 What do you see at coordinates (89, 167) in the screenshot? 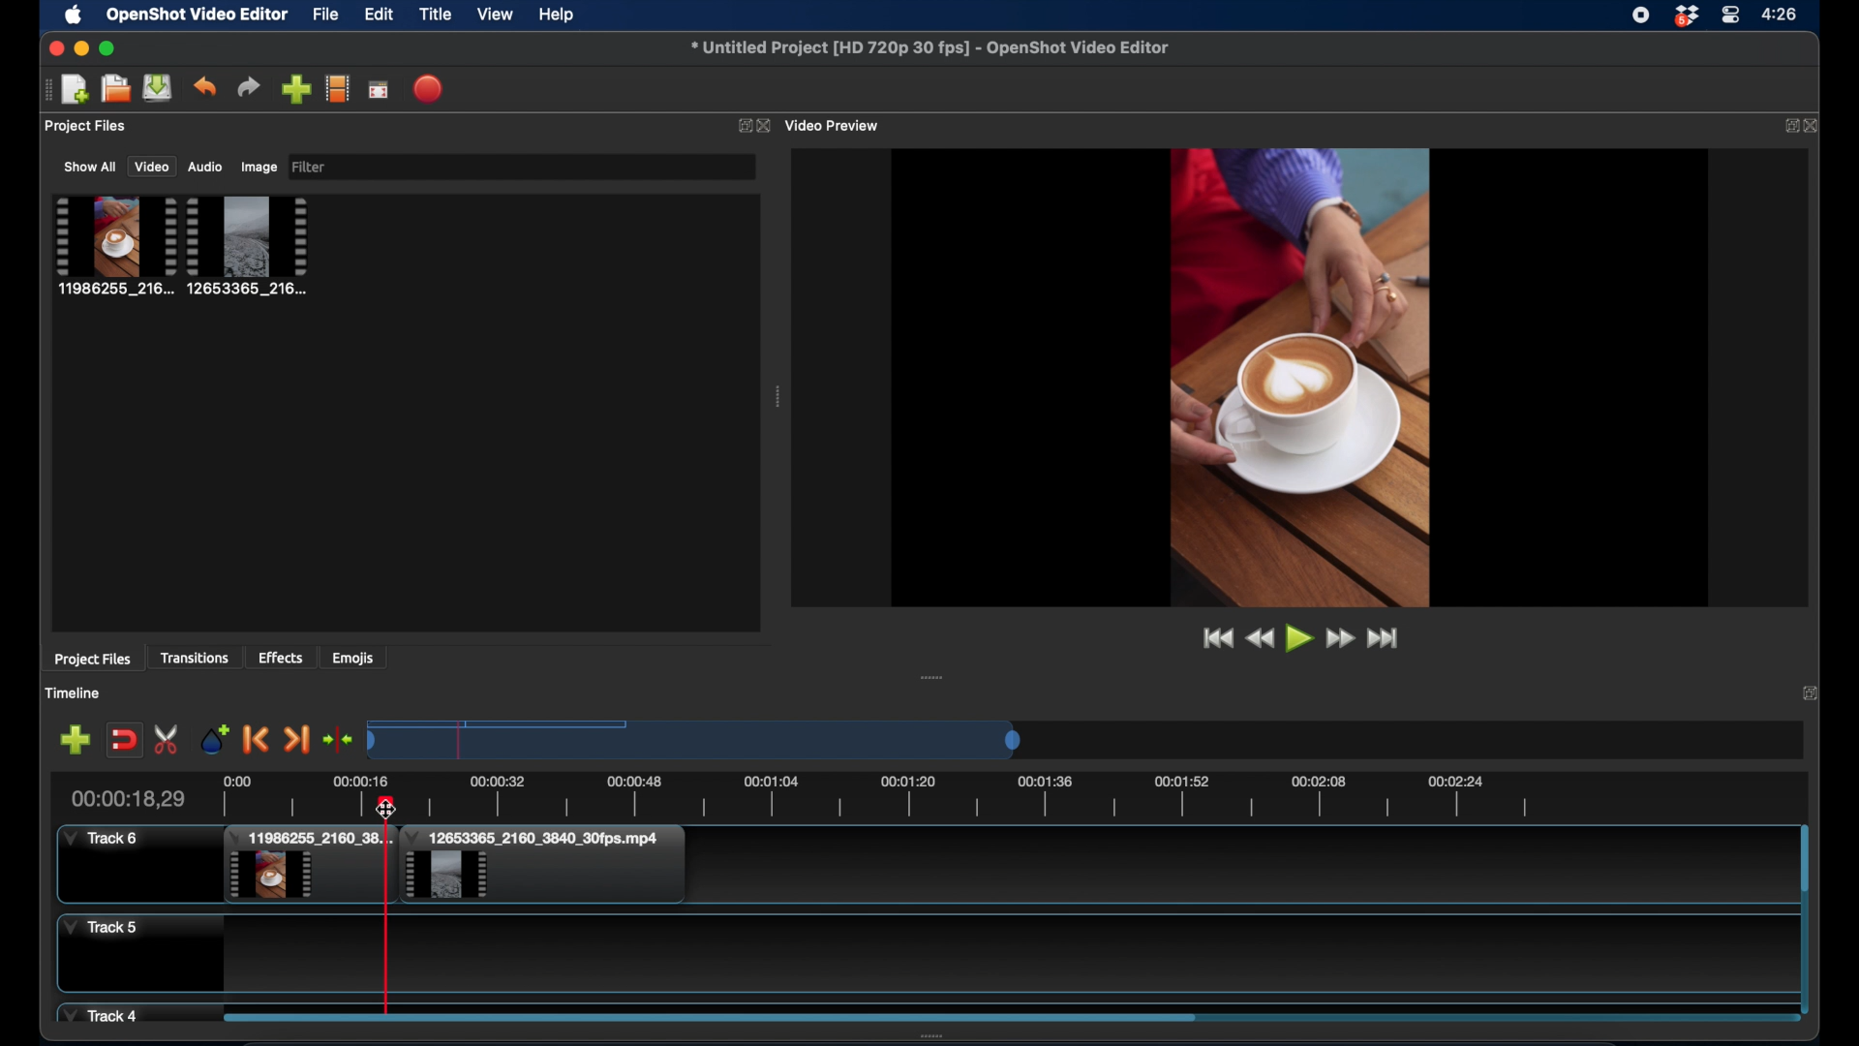
I see `show all` at bounding box center [89, 167].